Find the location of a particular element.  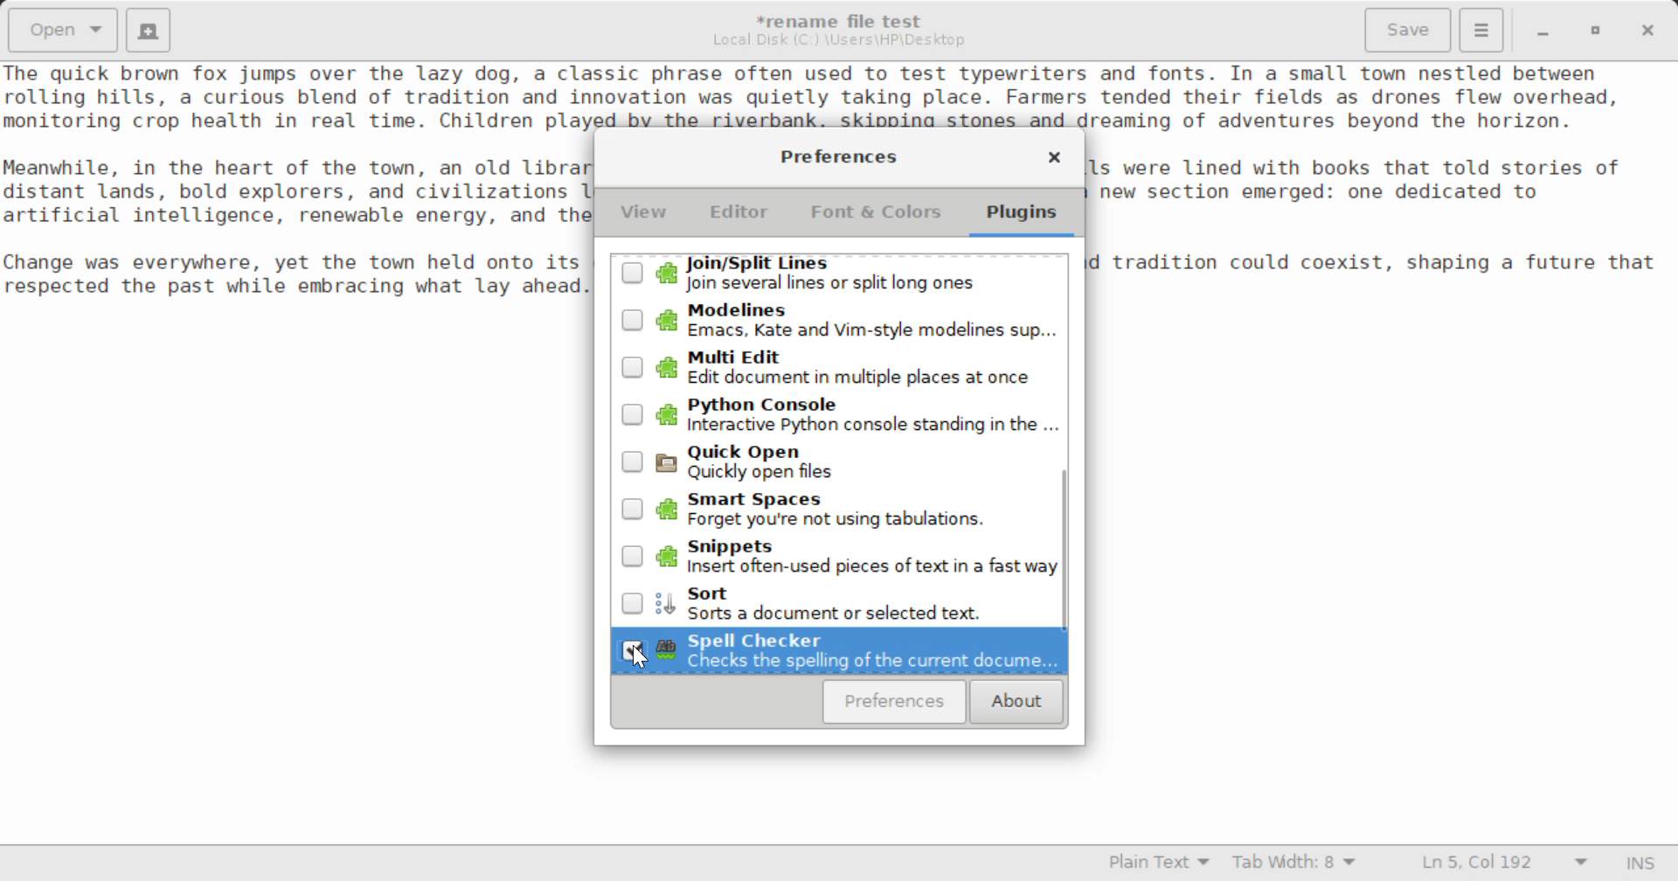

File Name  is located at coordinates (844, 18).